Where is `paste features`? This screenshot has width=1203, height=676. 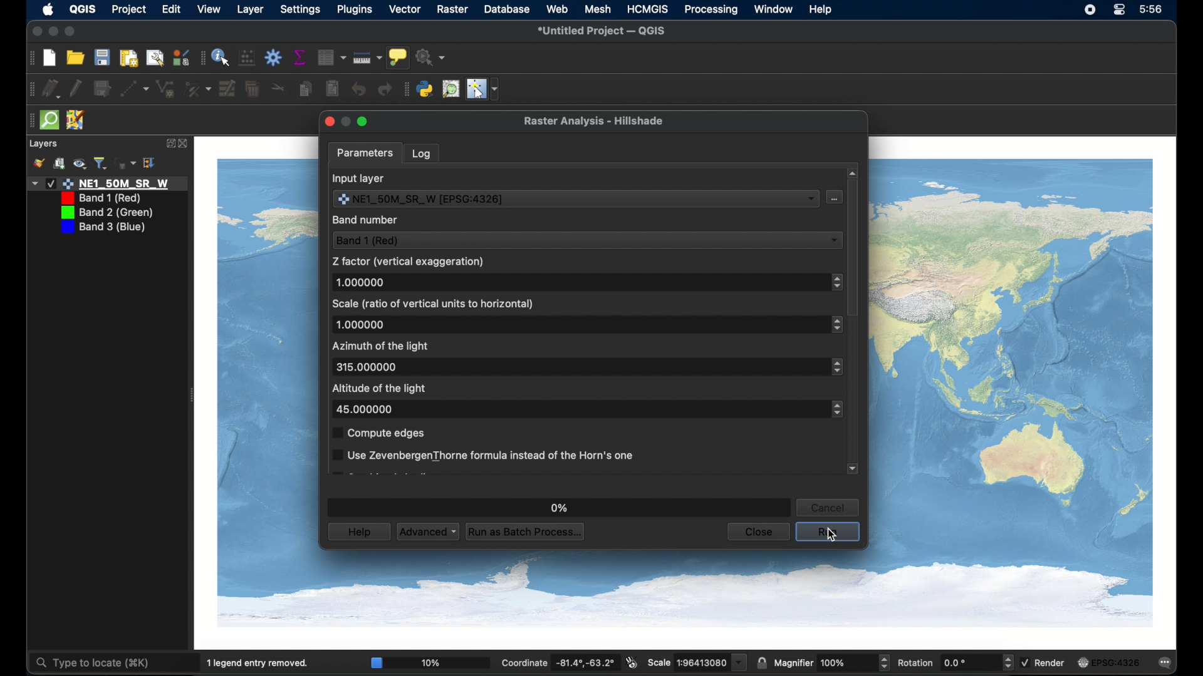 paste features is located at coordinates (331, 88).